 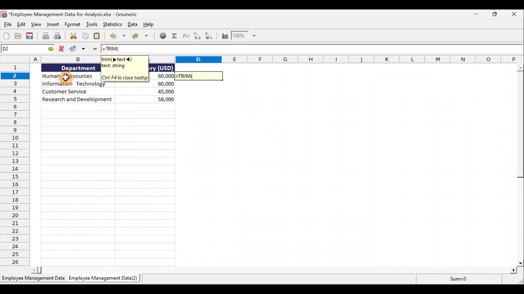 I want to click on Sum into the current cell, so click(x=175, y=36).